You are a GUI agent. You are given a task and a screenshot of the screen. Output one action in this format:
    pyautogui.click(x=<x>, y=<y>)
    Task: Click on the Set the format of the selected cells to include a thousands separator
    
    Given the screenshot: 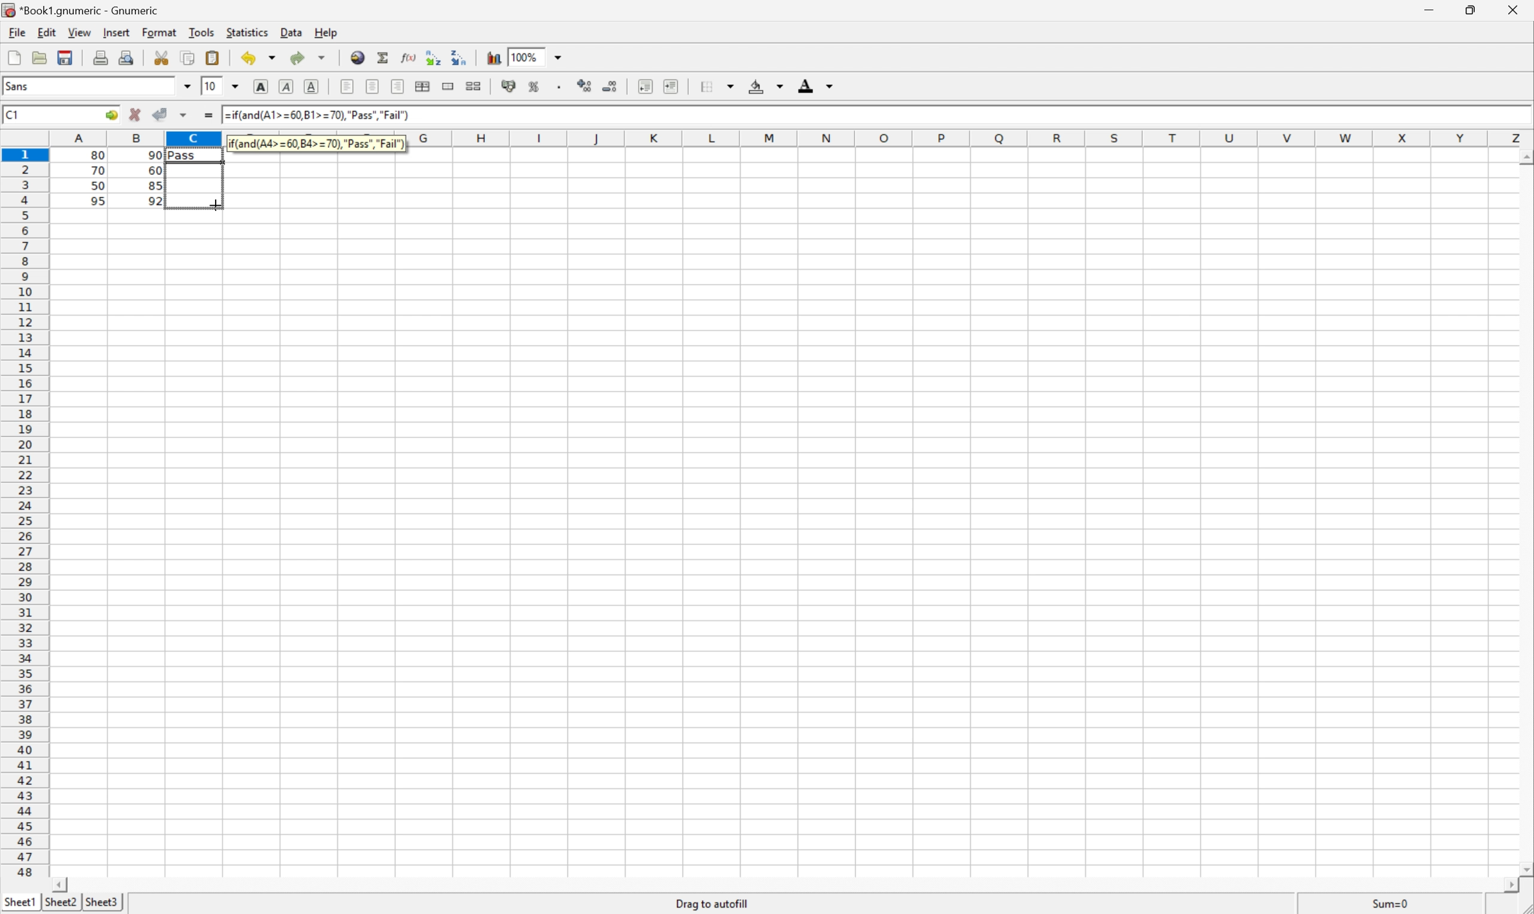 What is the action you would take?
    pyautogui.click(x=562, y=84)
    